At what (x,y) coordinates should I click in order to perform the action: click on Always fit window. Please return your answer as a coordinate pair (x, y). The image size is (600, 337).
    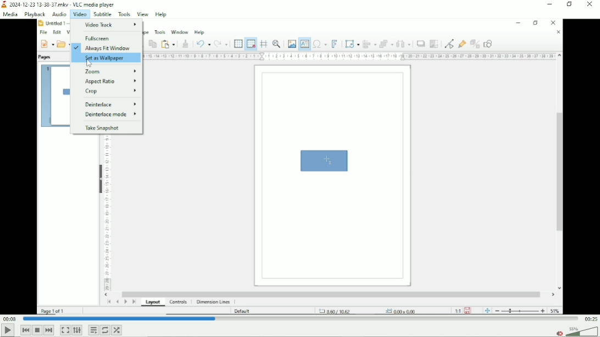
    Looking at the image, I should click on (105, 48).